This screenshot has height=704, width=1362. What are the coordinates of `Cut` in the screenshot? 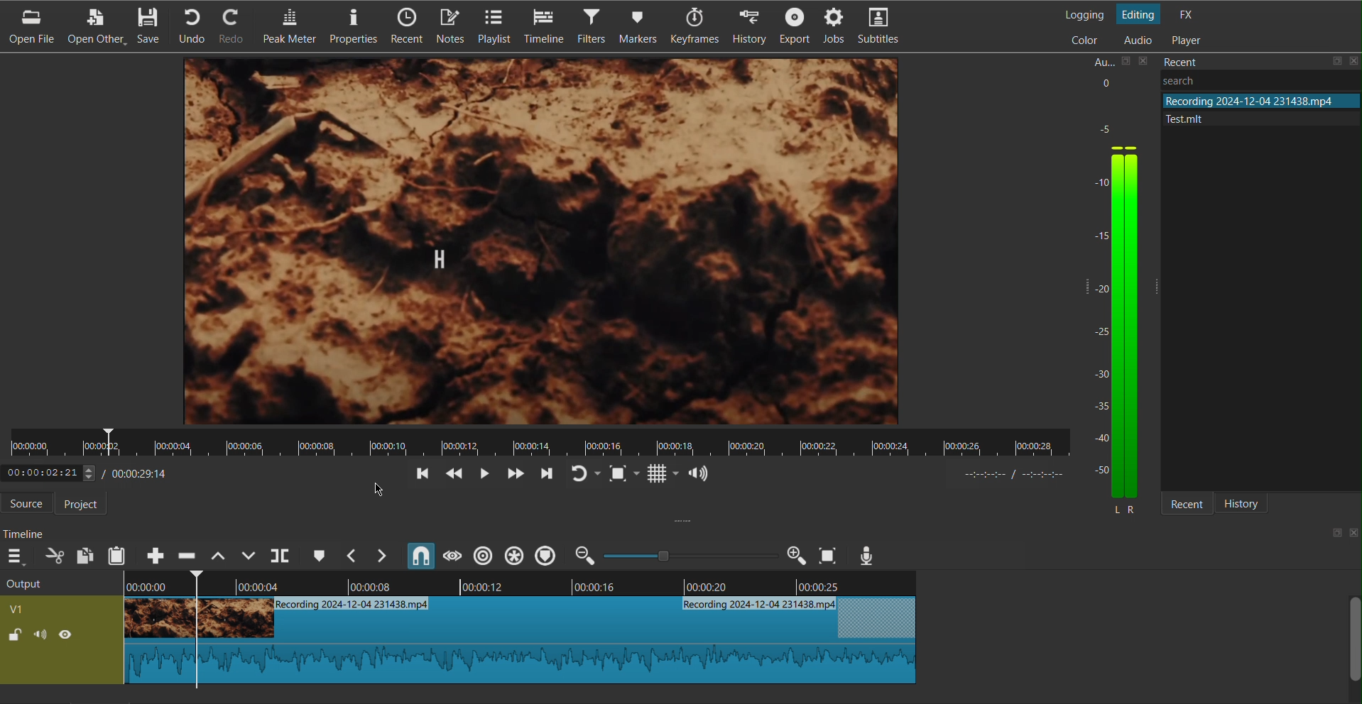 It's located at (54, 556).